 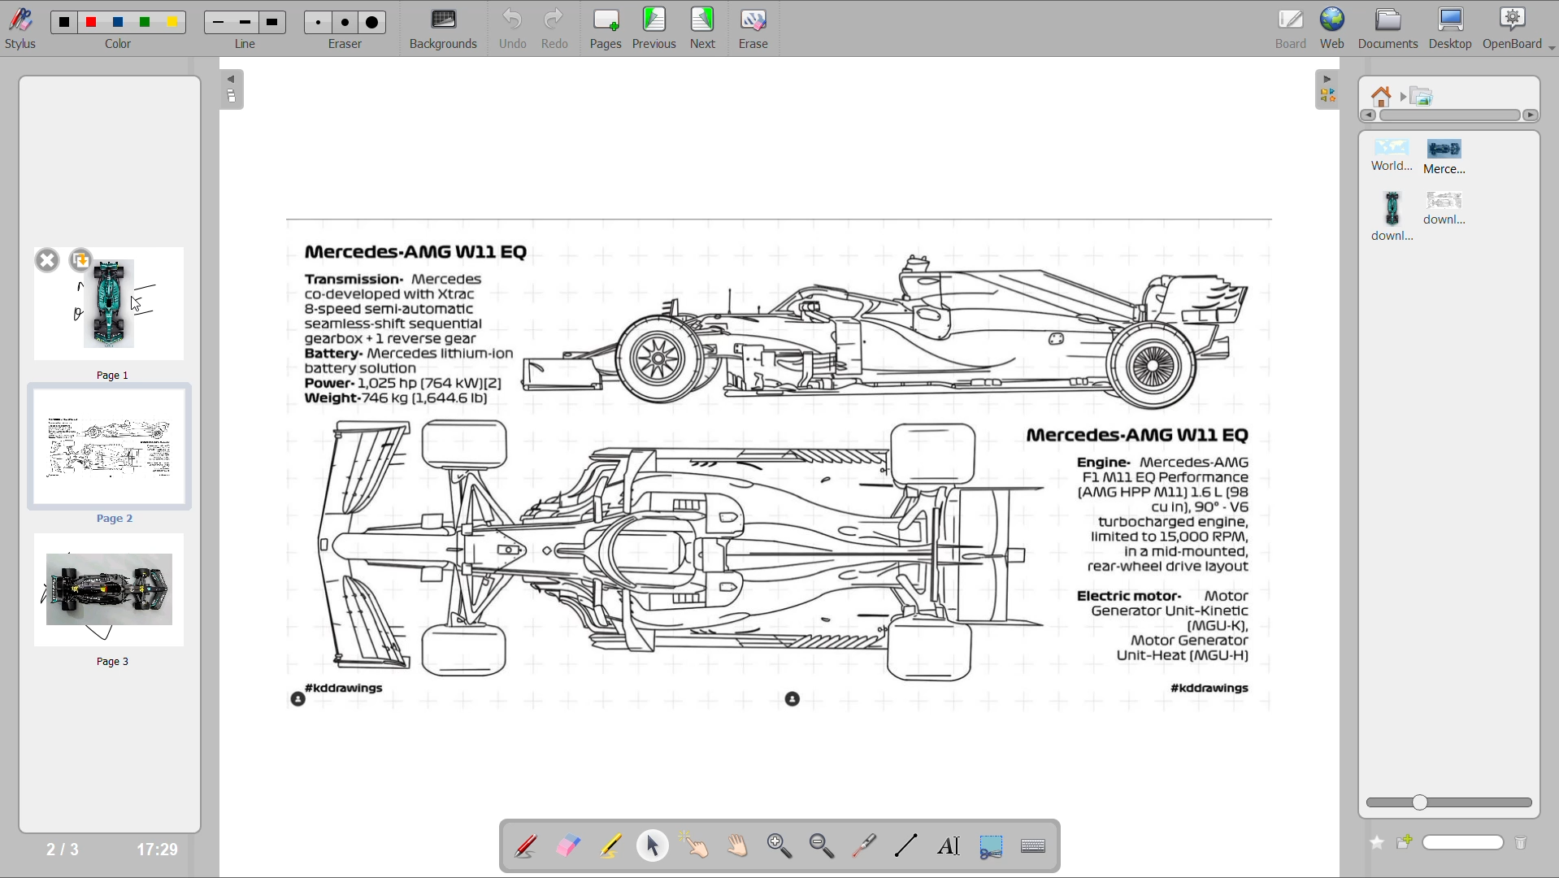 I want to click on Small line, so click(x=219, y=20).